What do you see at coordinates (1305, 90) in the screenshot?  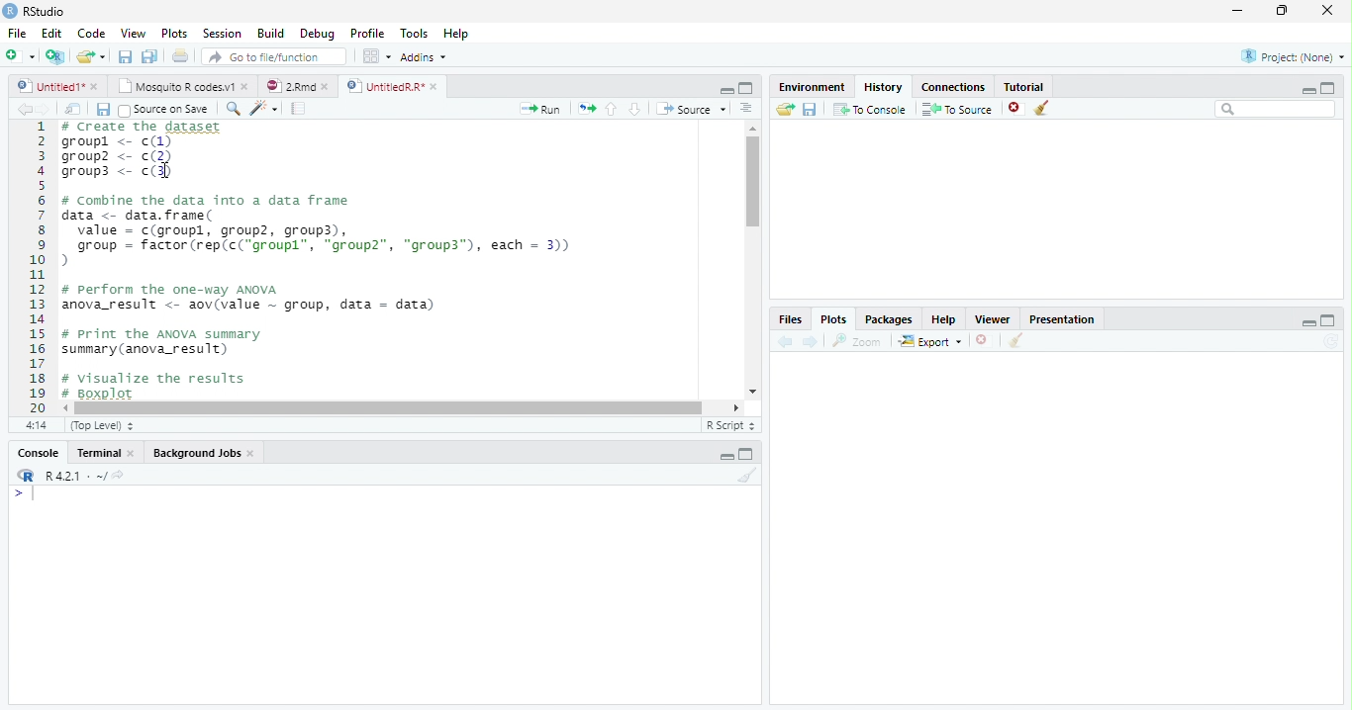 I see `Minimize` at bounding box center [1305, 90].